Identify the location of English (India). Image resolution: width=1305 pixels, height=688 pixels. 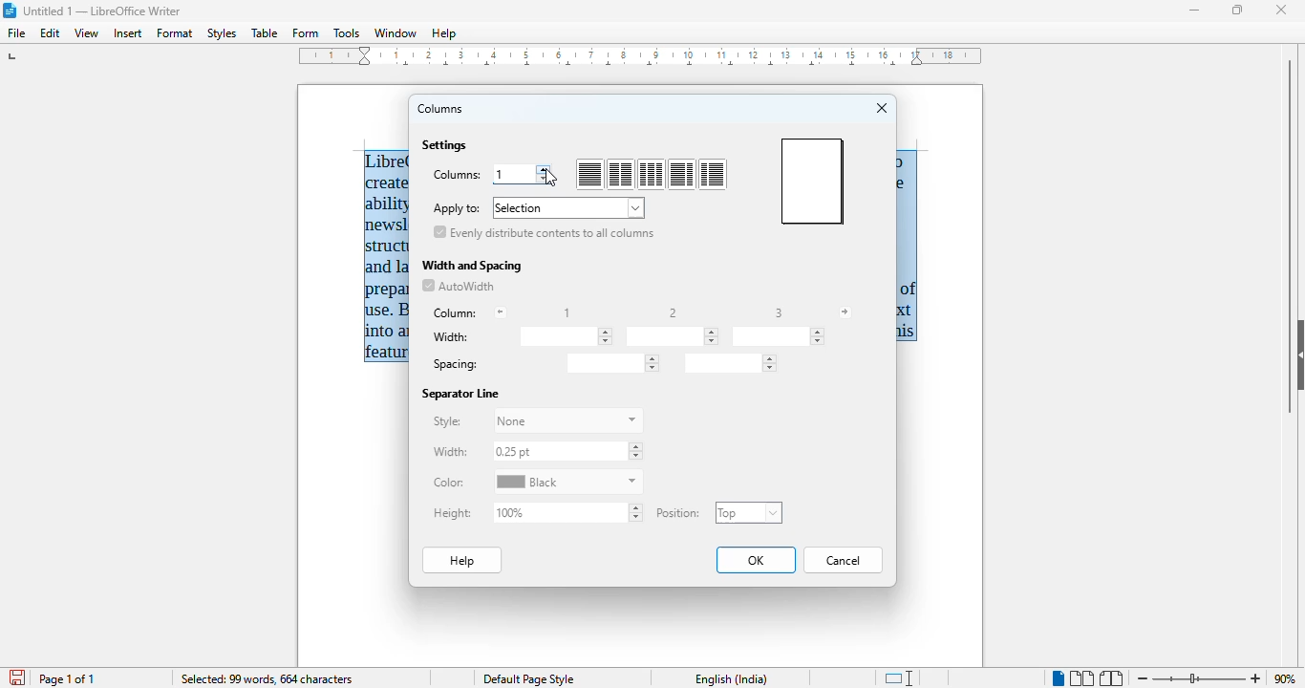
(732, 679).